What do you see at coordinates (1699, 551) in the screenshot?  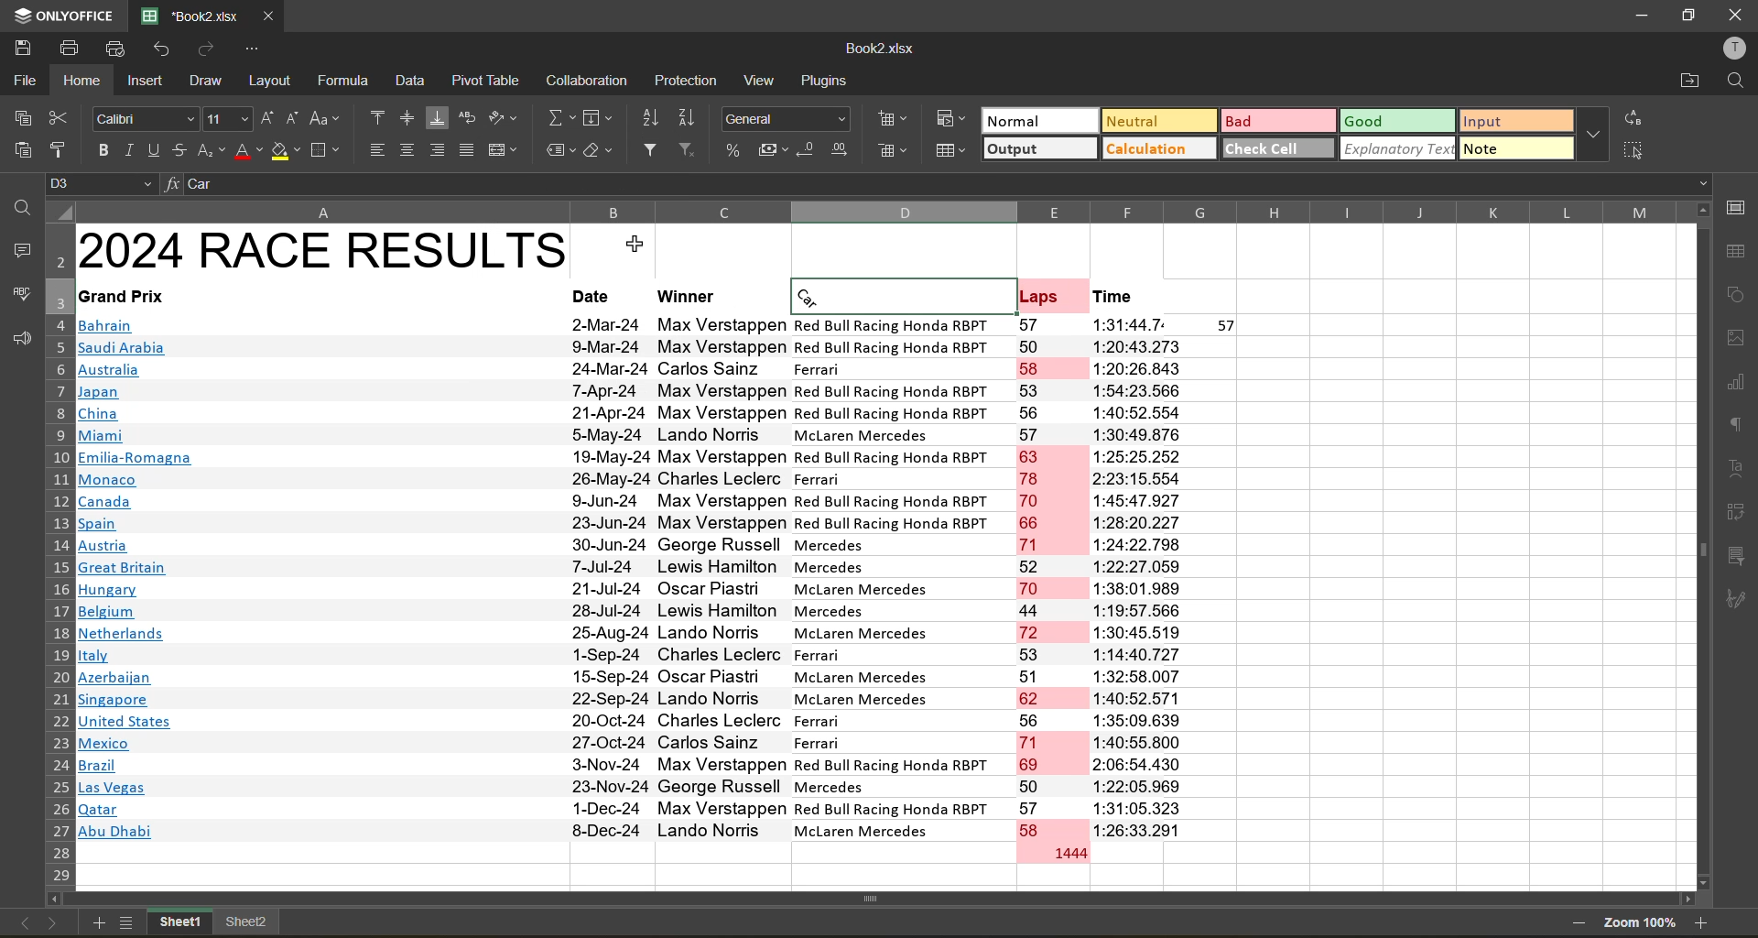 I see `Vertical scroll` at bounding box center [1699, 551].